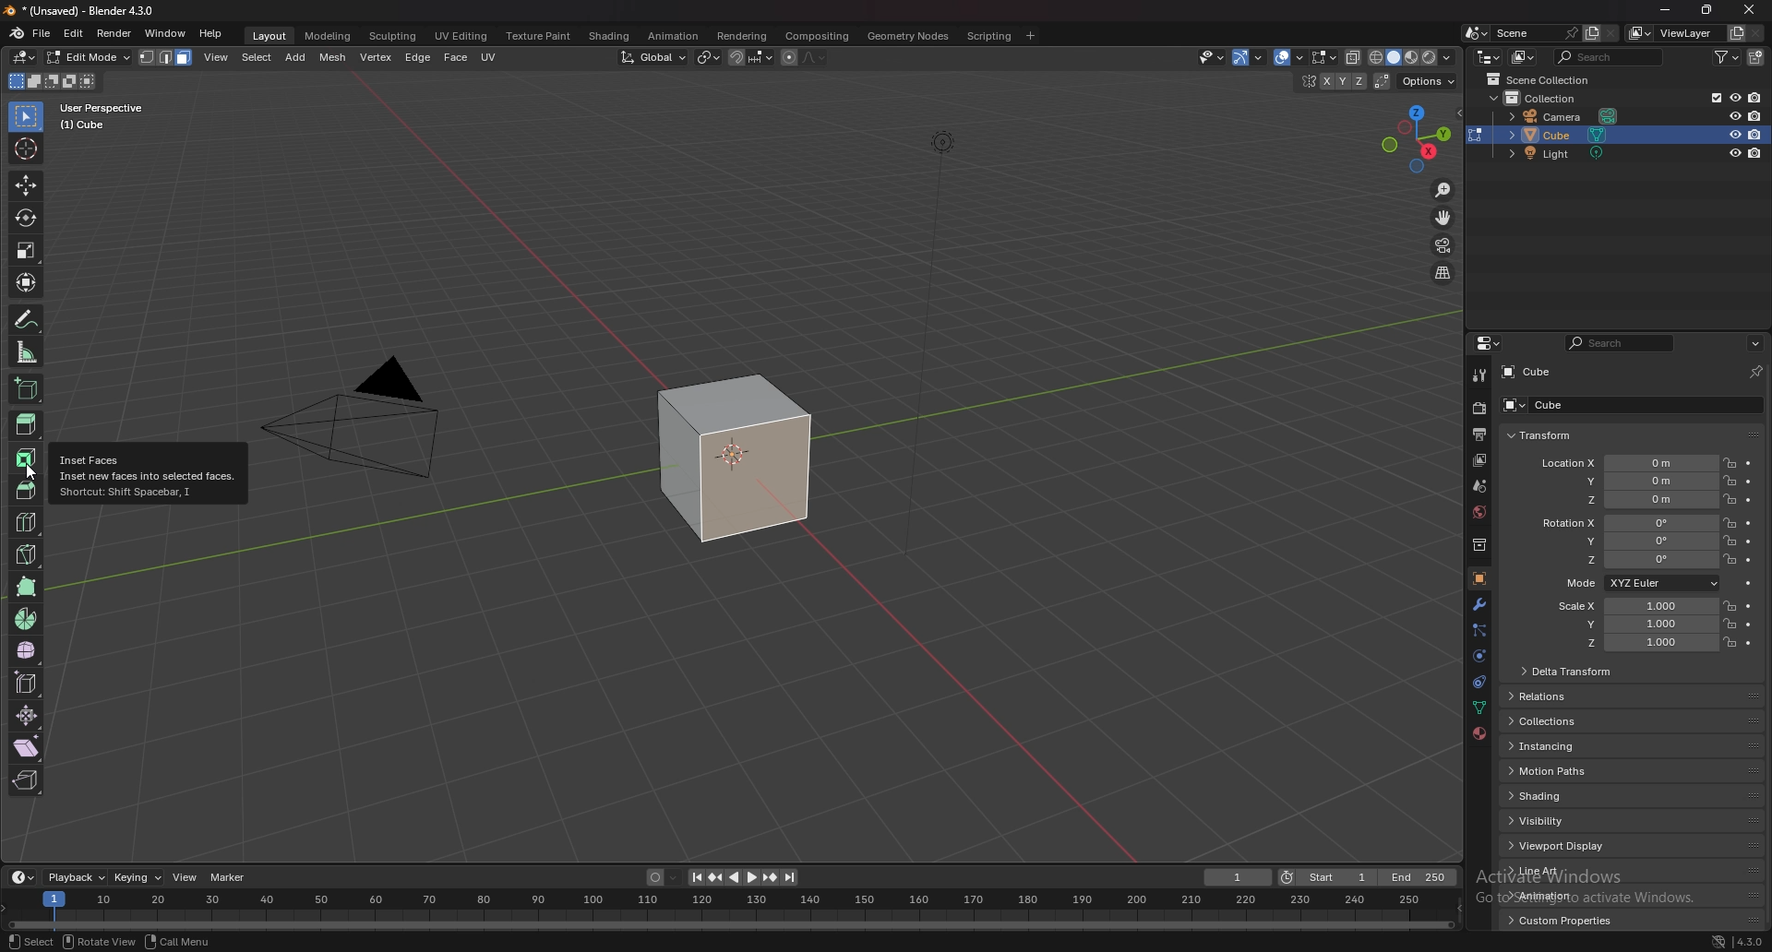  What do you see at coordinates (229, 876) in the screenshot?
I see `marker` at bounding box center [229, 876].